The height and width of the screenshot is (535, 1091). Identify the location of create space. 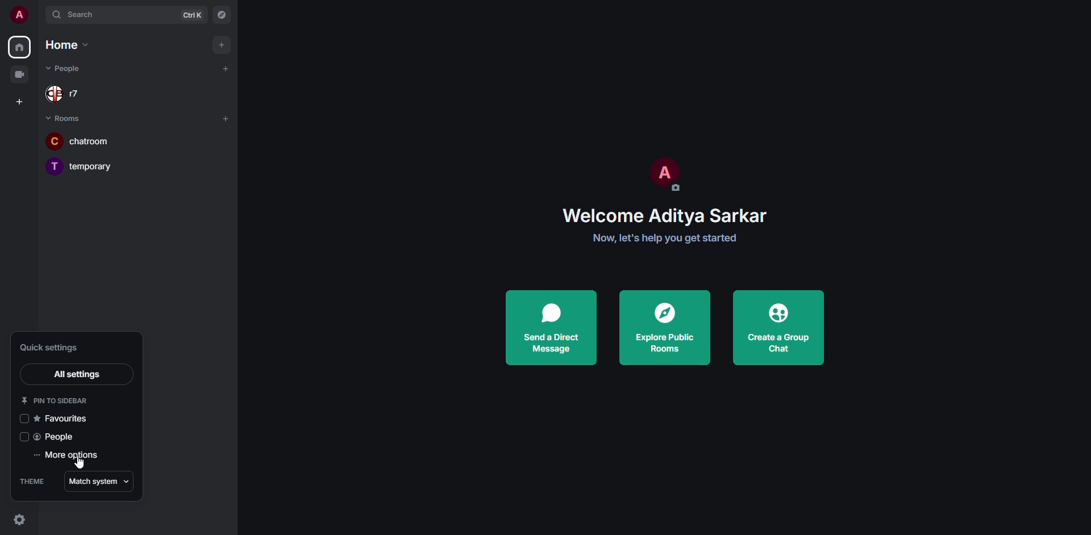
(19, 102).